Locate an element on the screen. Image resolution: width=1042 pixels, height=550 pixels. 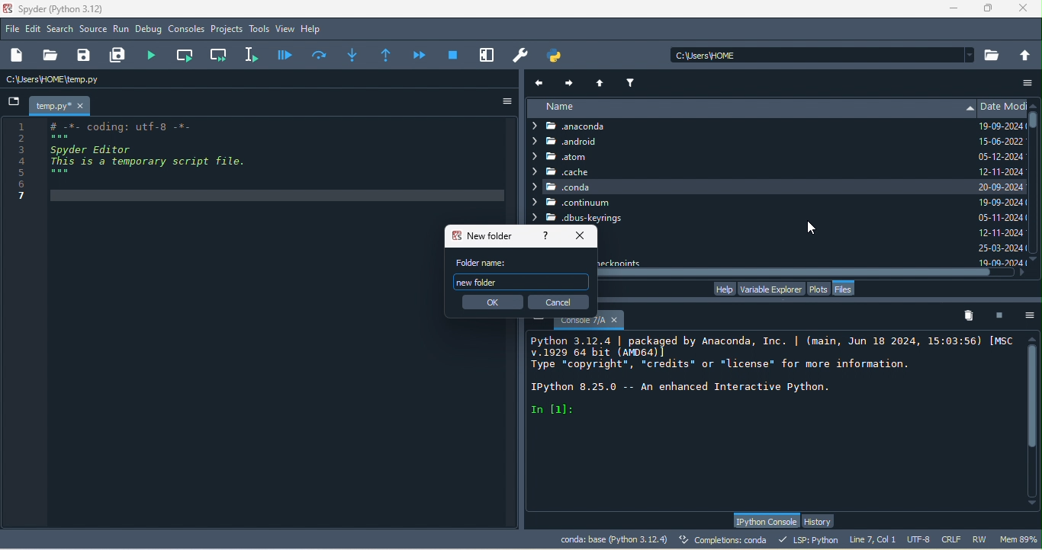
method returns is located at coordinates (388, 56).